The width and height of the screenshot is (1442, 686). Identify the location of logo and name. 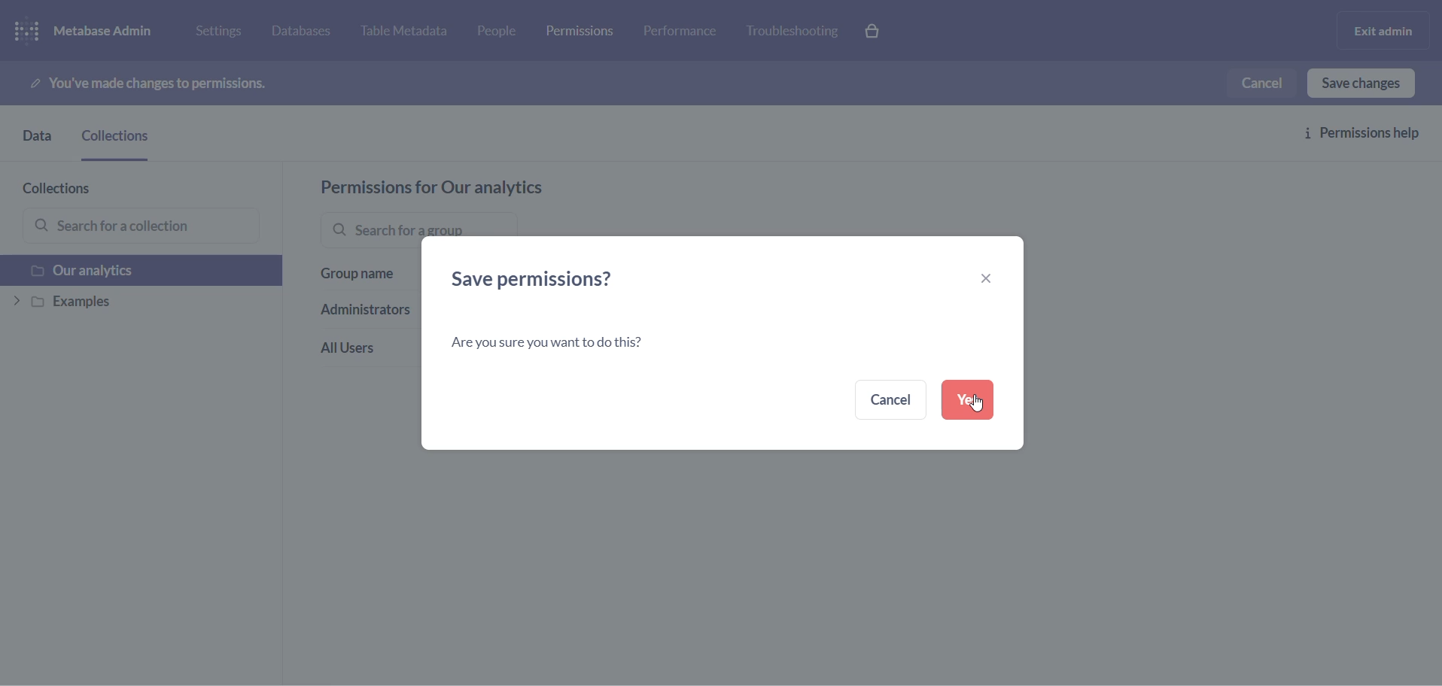
(96, 32).